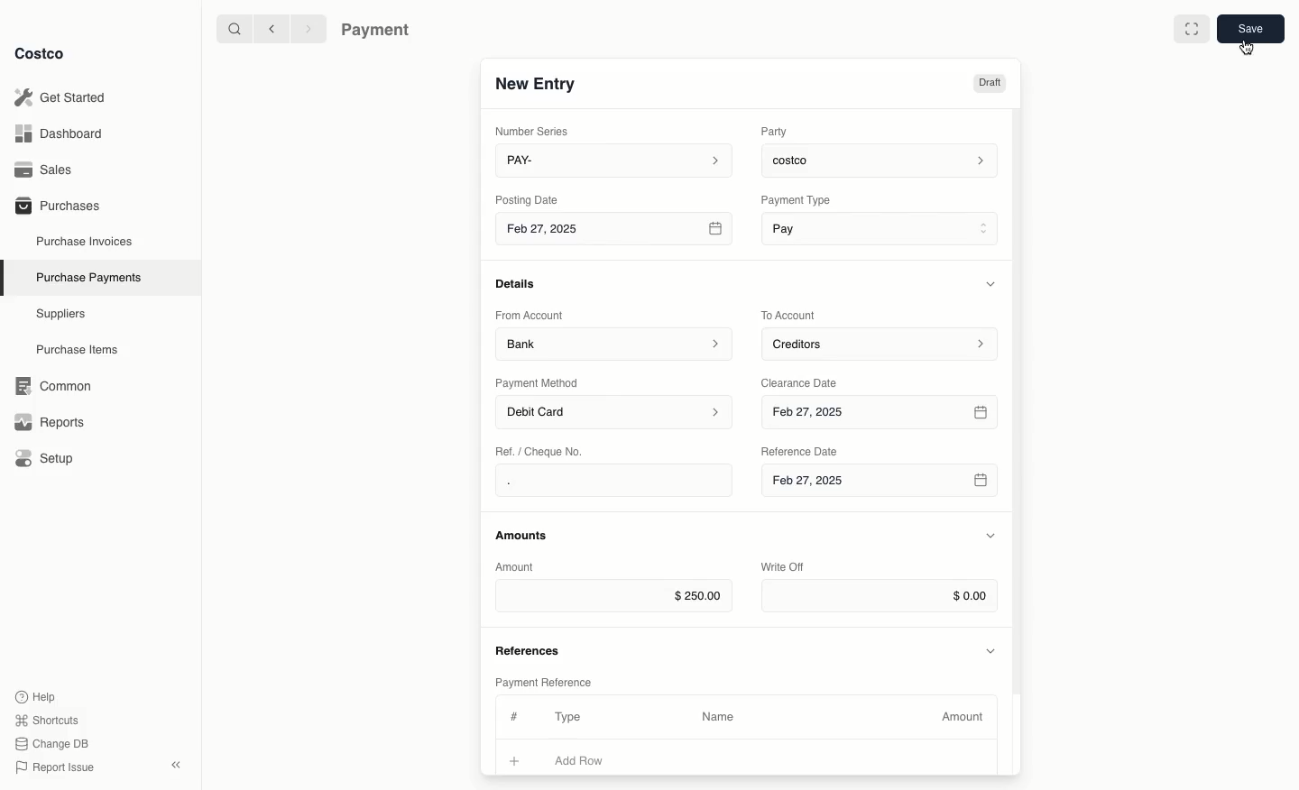  What do you see at coordinates (55, 744) in the screenshot?
I see `Change DB` at bounding box center [55, 744].